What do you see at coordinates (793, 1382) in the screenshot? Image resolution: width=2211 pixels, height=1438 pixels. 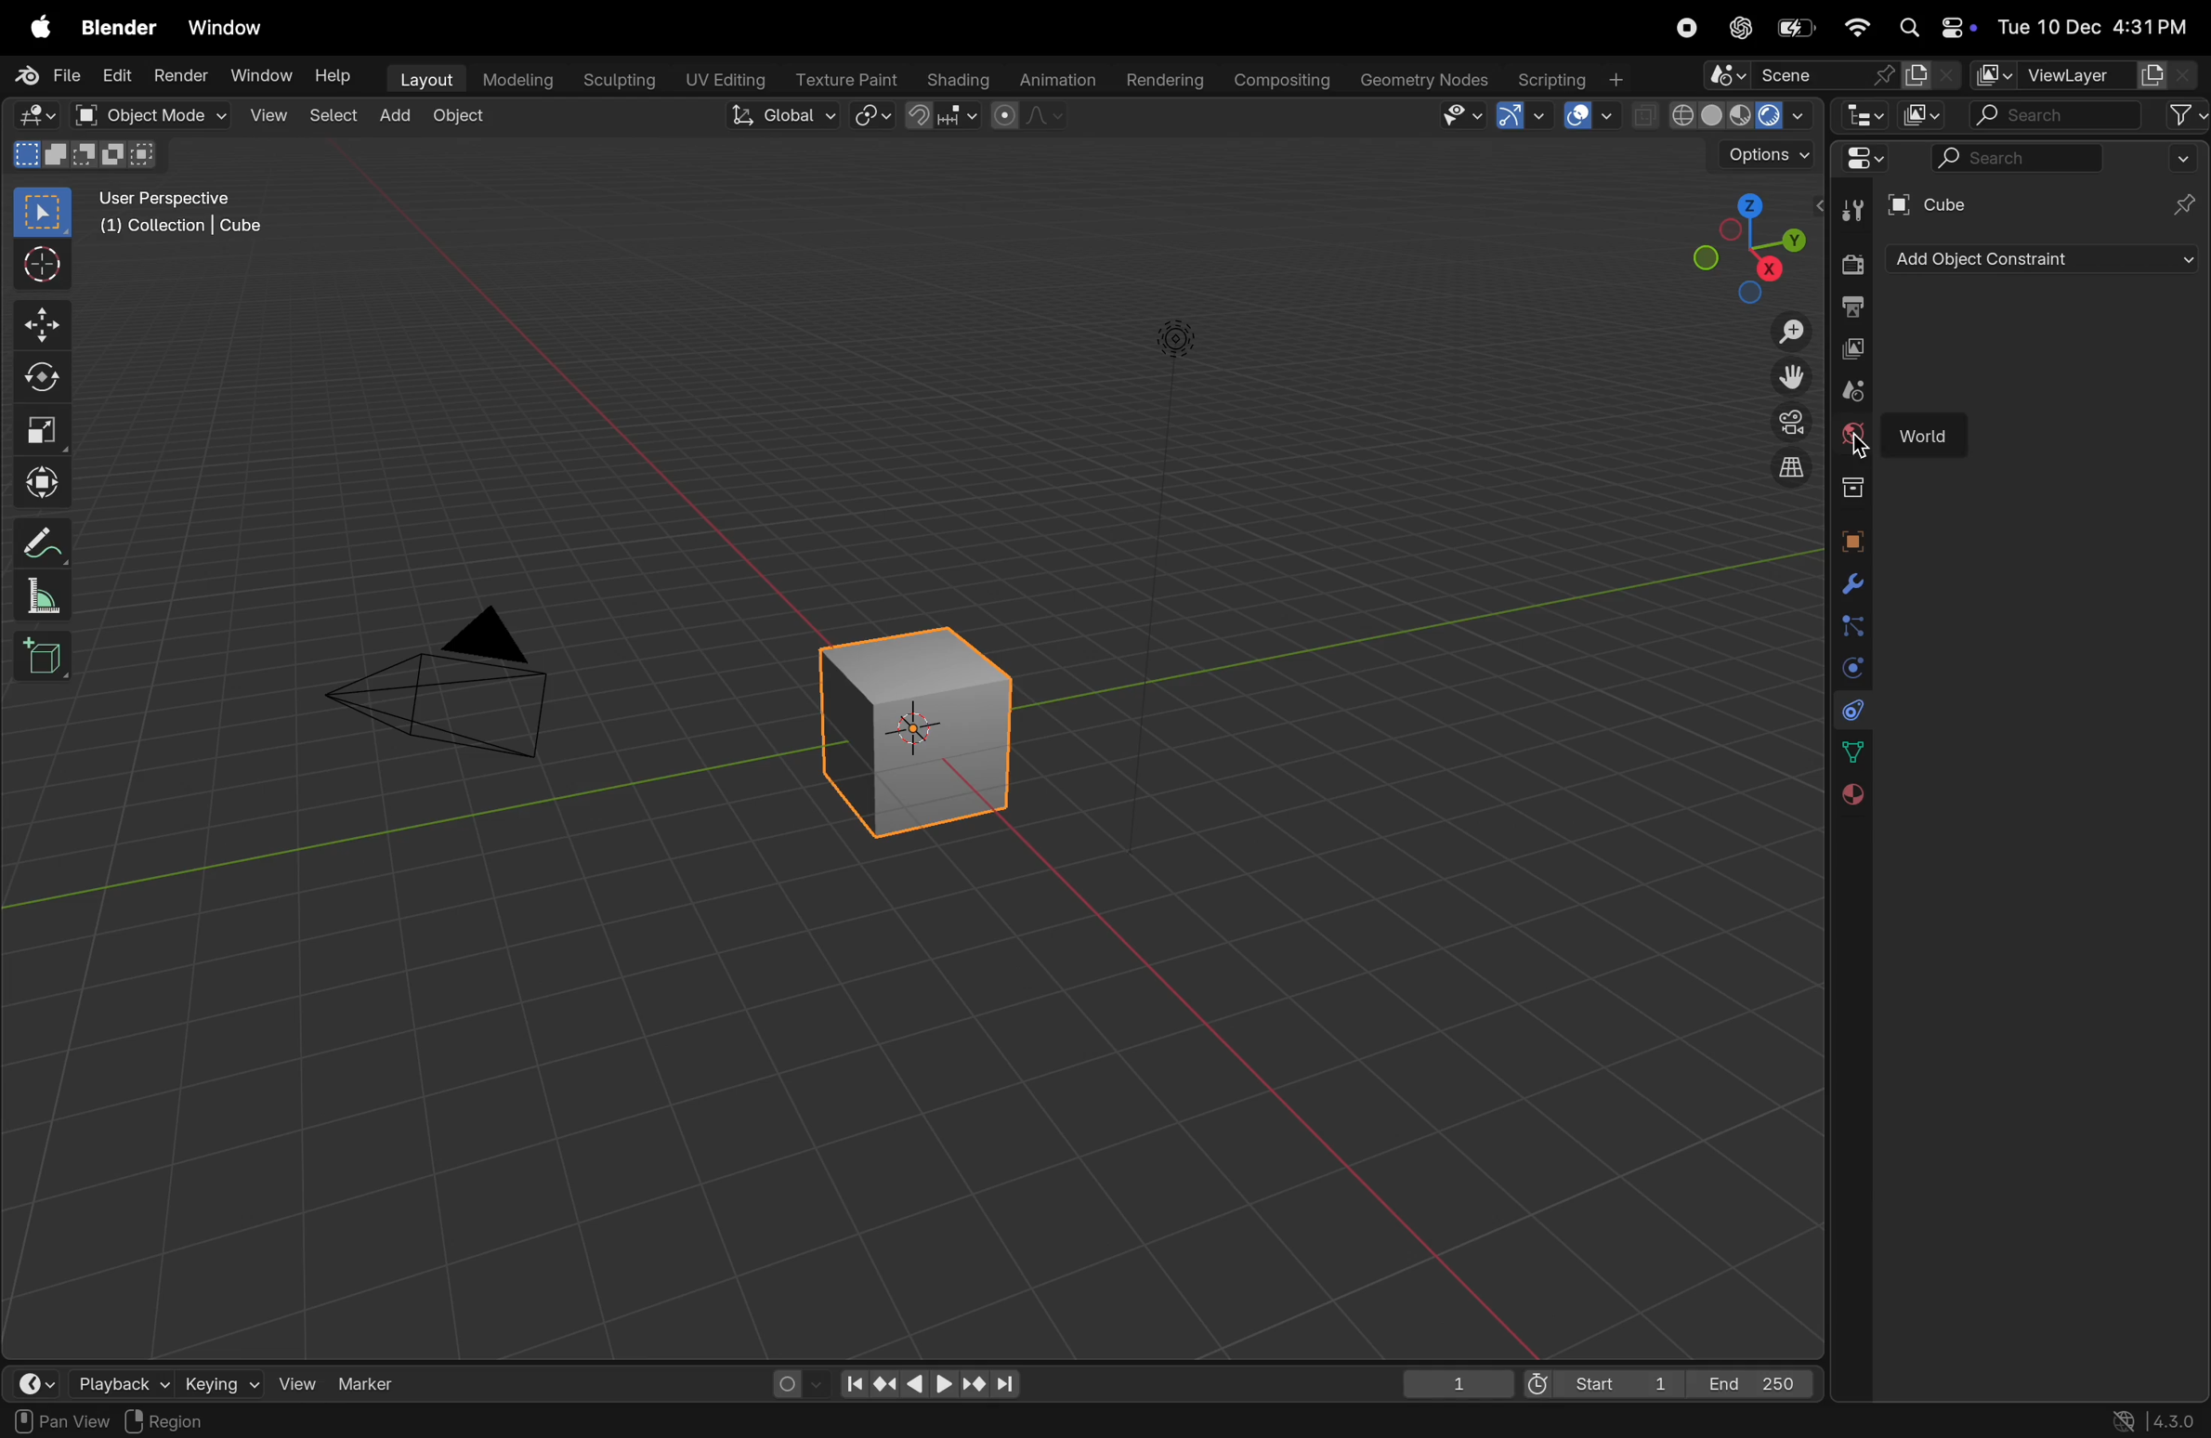 I see `auto keying` at bounding box center [793, 1382].